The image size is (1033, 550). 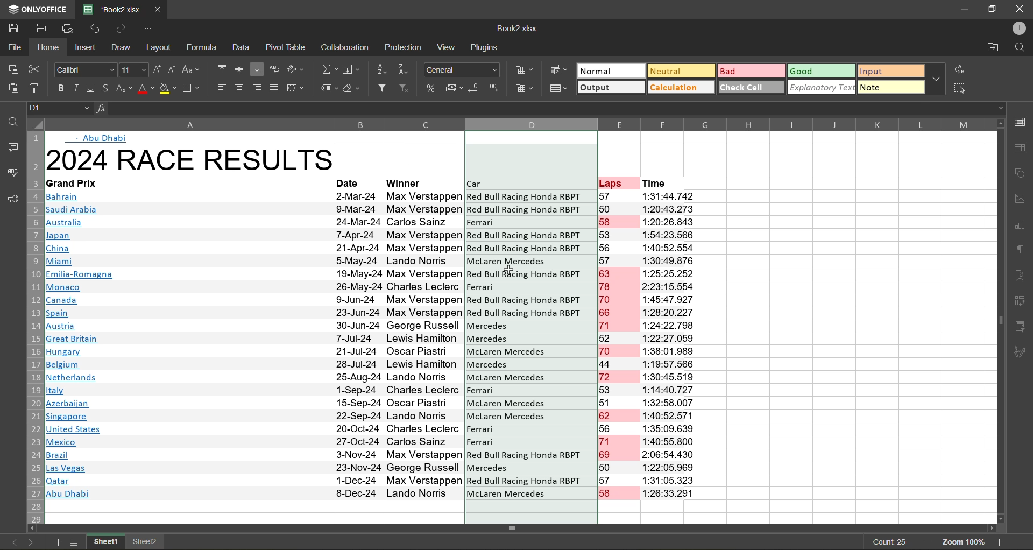 What do you see at coordinates (610, 184) in the screenshot?
I see `Laps` at bounding box center [610, 184].